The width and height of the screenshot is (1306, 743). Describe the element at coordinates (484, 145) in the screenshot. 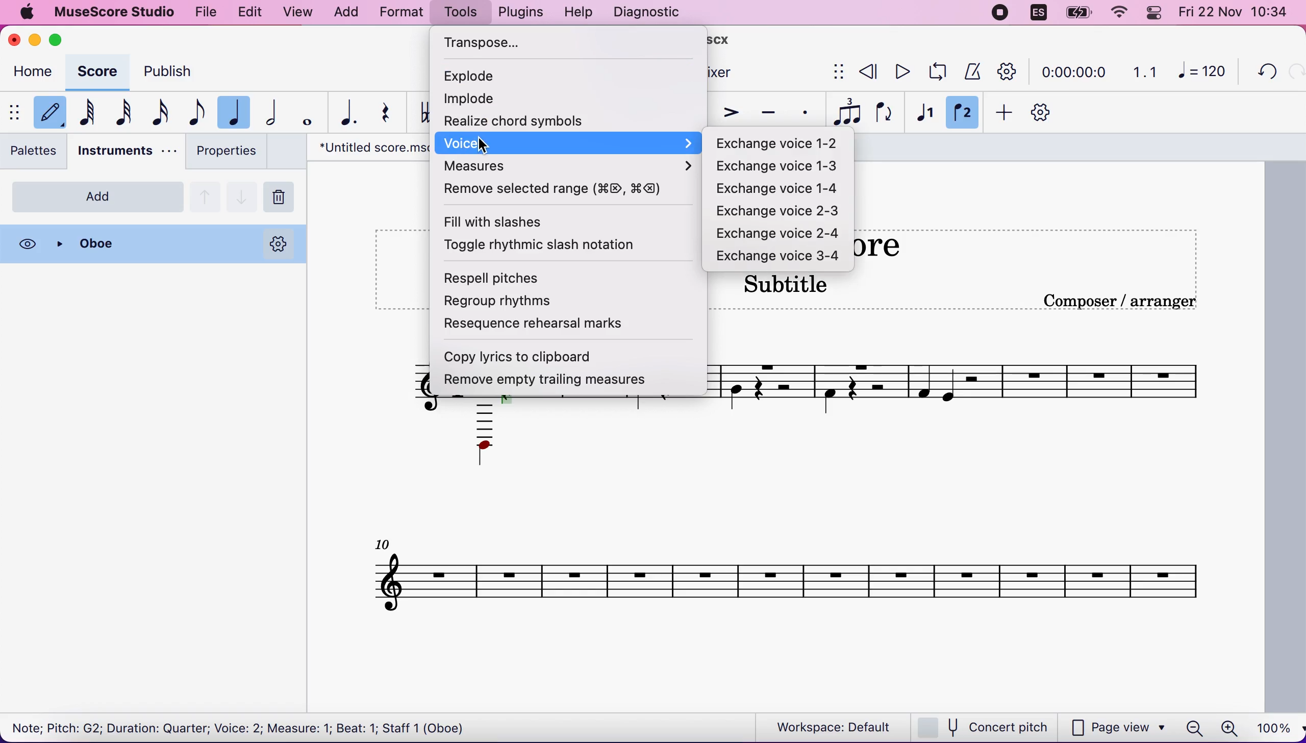

I see `cursor` at that location.